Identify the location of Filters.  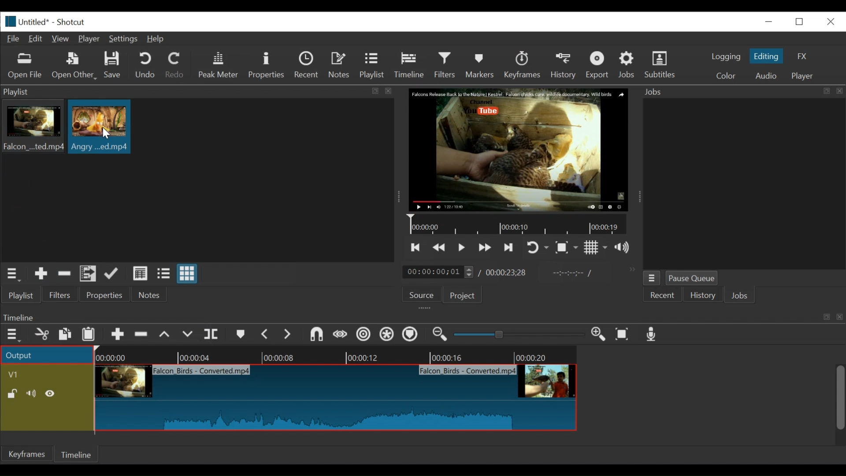
(60, 295).